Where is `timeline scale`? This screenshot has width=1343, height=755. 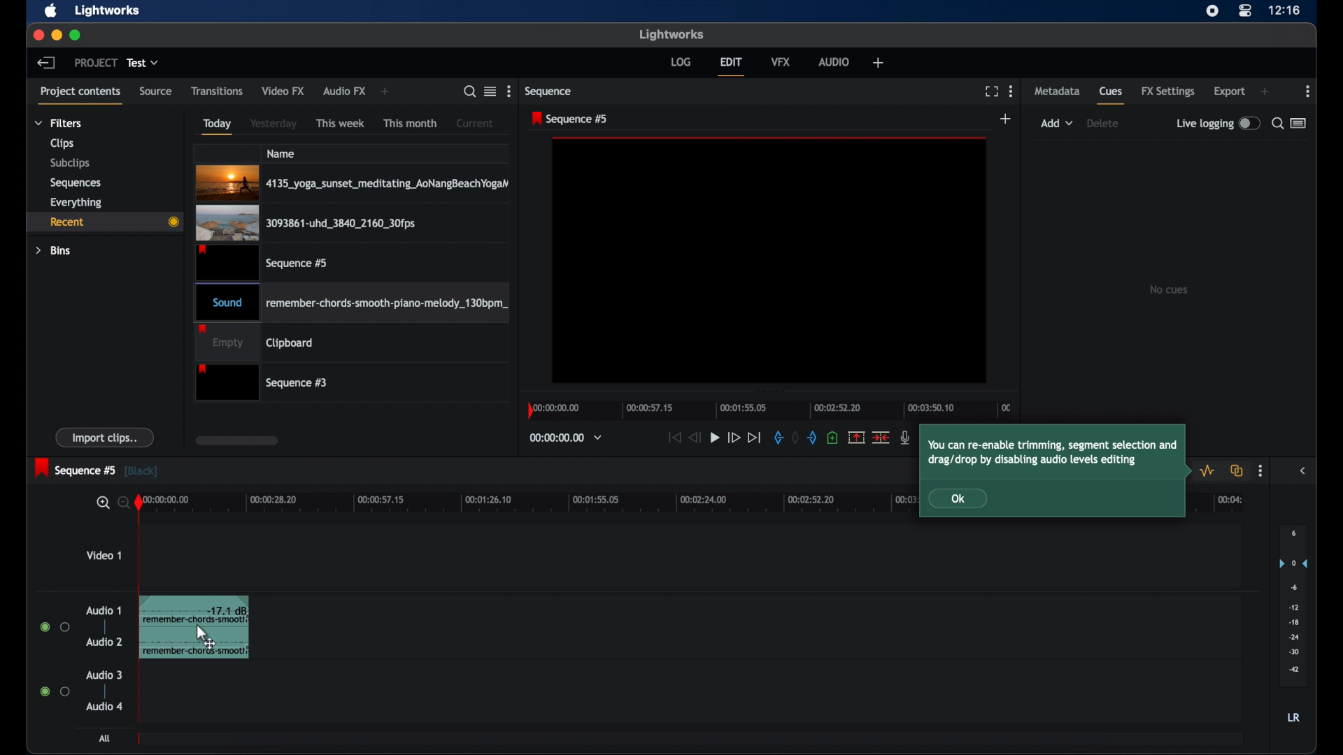
timeline scale is located at coordinates (526, 504).